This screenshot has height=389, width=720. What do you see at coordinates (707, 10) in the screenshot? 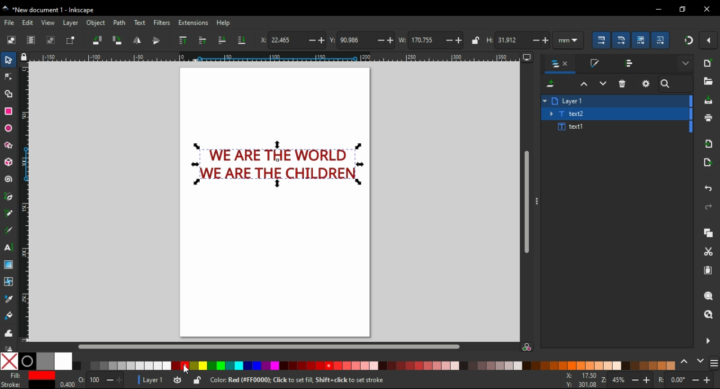
I see `close window` at bounding box center [707, 10].